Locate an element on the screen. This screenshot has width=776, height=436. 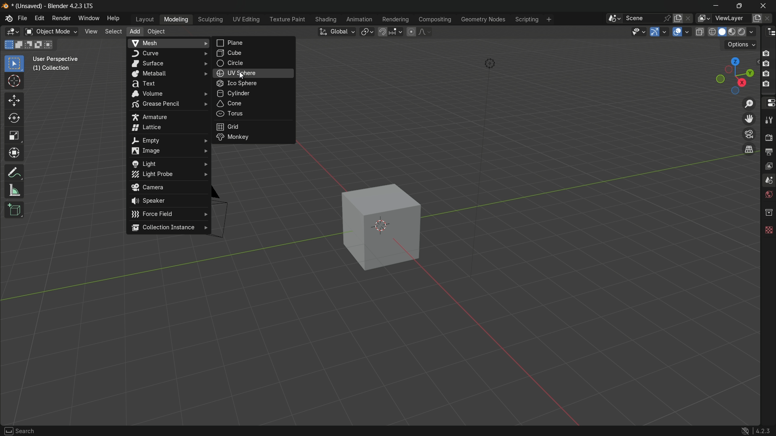
maximize or restore is located at coordinates (740, 6).